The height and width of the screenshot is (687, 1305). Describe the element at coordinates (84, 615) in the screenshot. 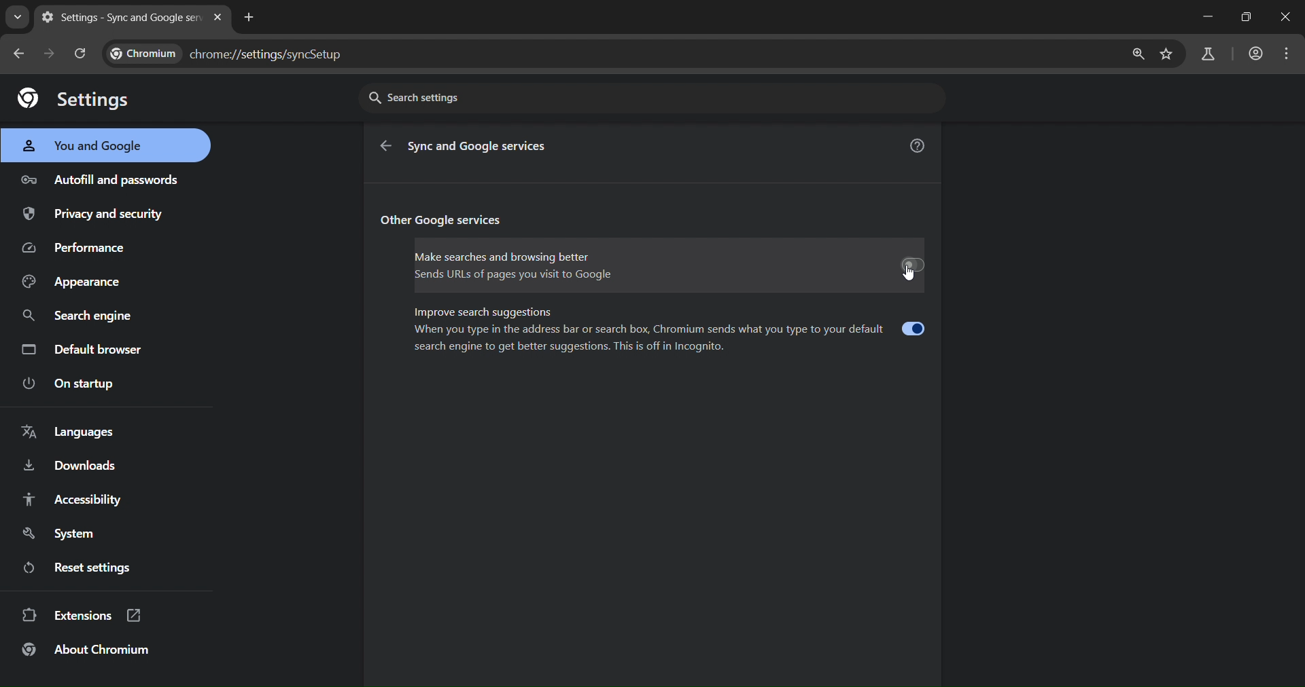

I see `extensions` at that location.